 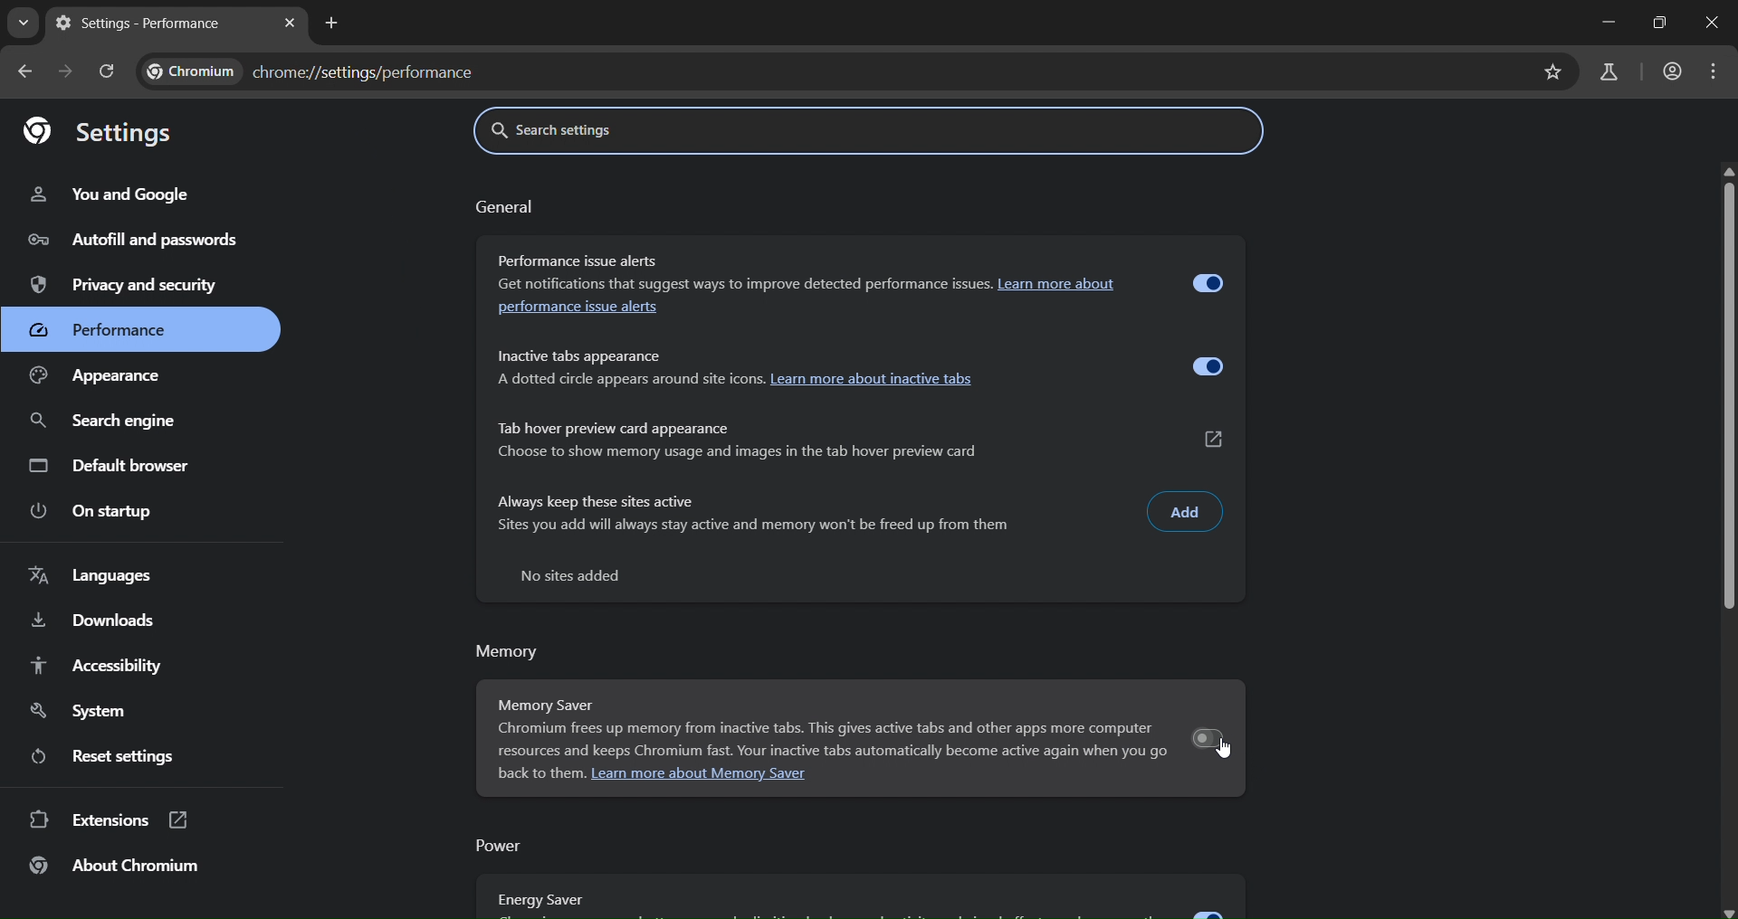 I want to click on Always keep these sites active Sites you add will always stay active and memory won't be freed up from them, so click(x=759, y=520).